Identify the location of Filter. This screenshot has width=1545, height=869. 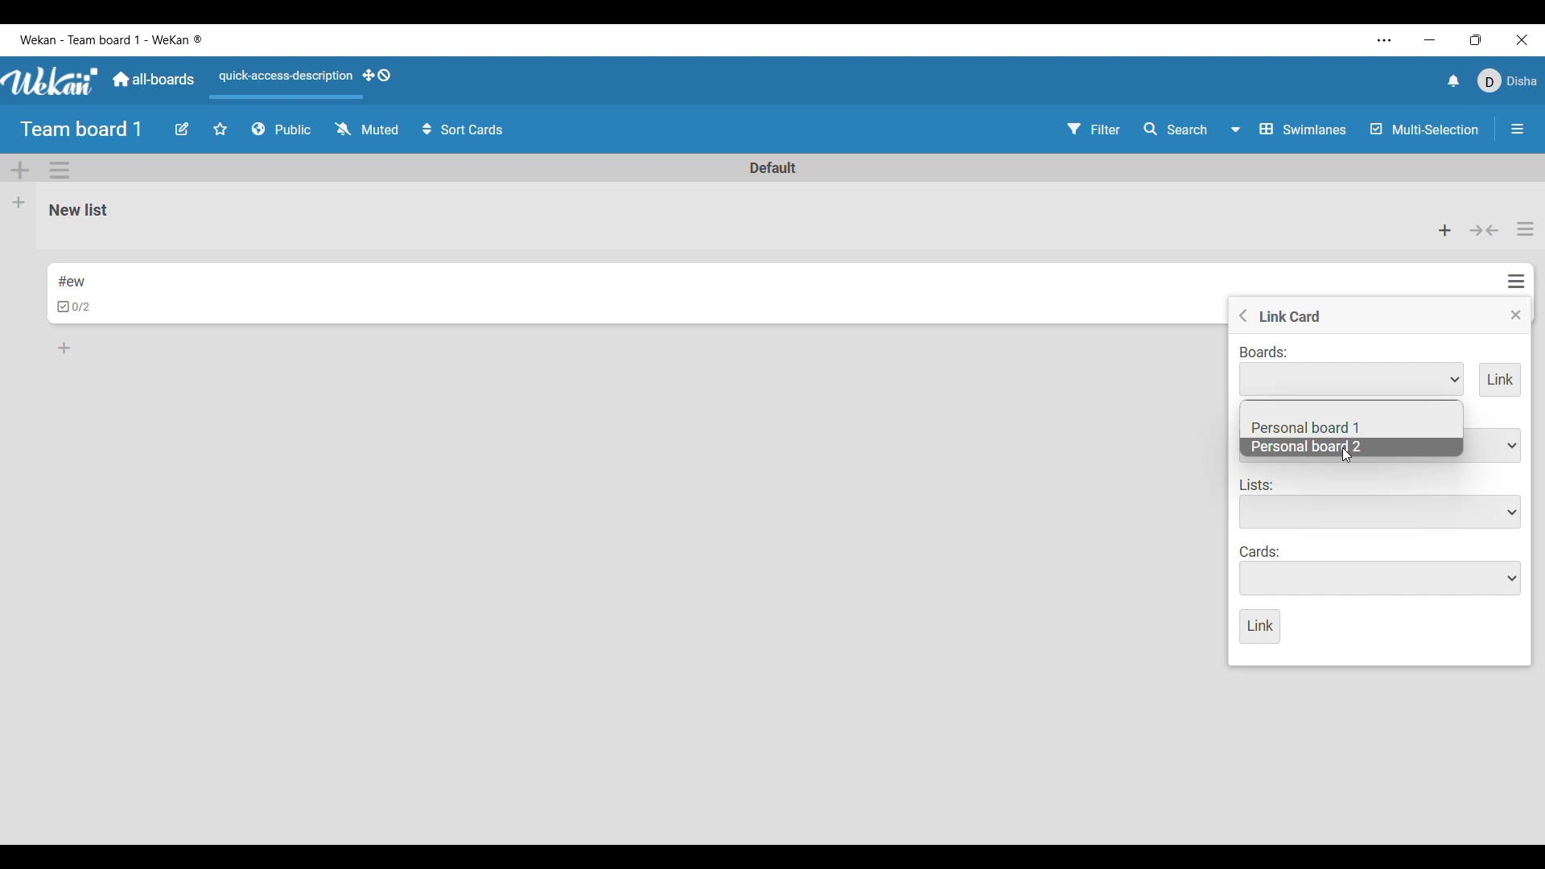
(1094, 129).